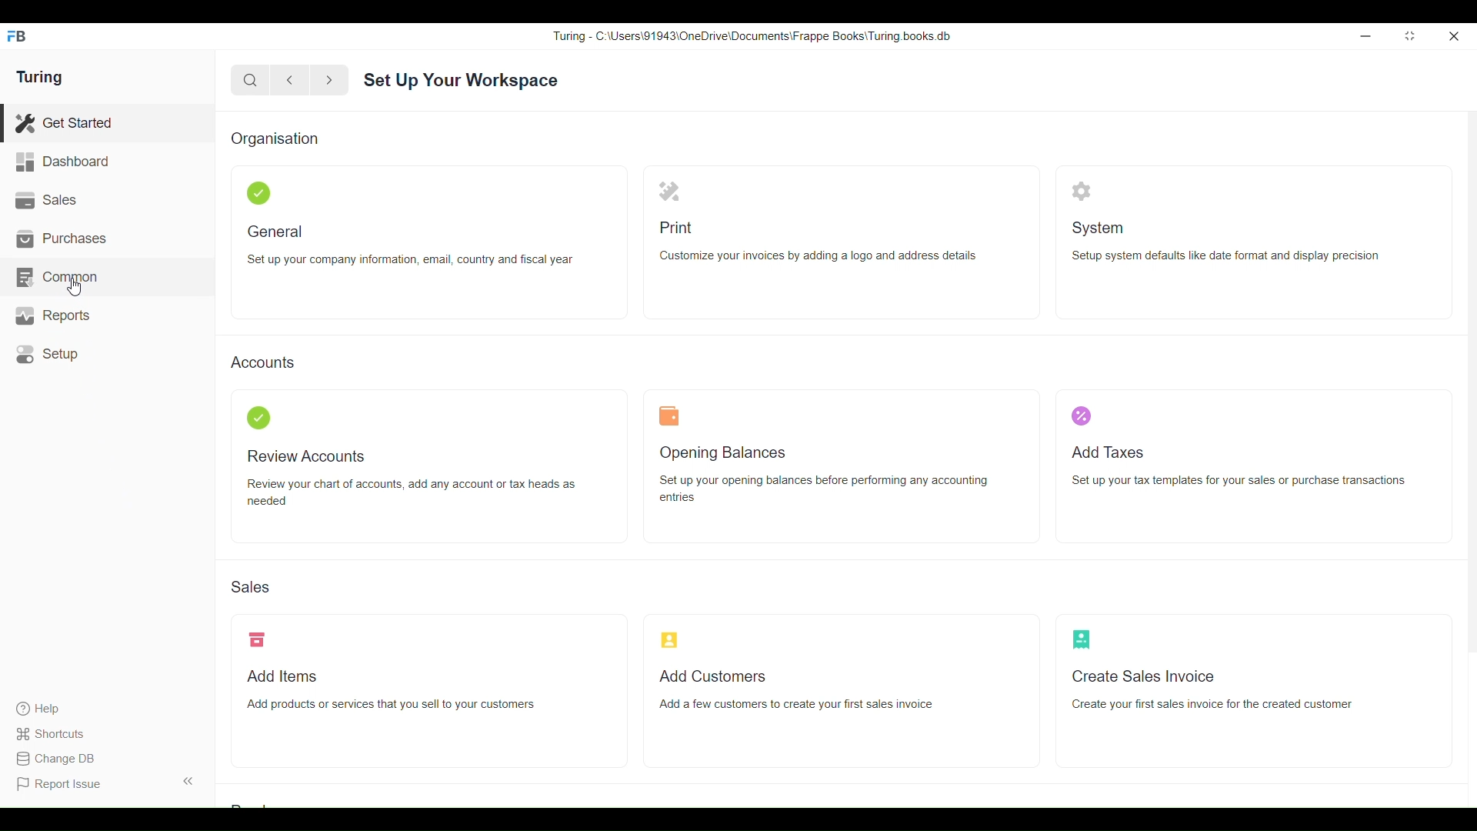 The height and width of the screenshot is (831, 1477). Describe the element at coordinates (58, 709) in the screenshot. I see `Help` at that location.